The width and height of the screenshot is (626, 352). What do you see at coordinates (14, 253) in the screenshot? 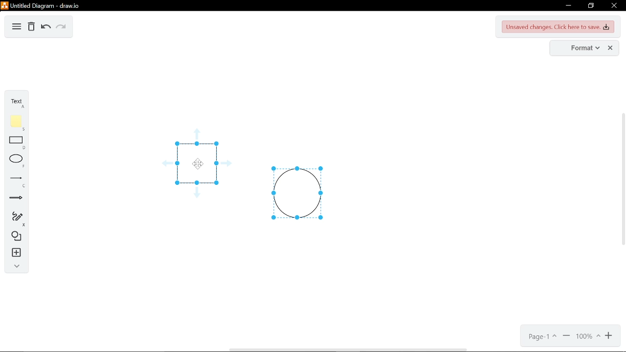
I see `insert` at bounding box center [14, 253].